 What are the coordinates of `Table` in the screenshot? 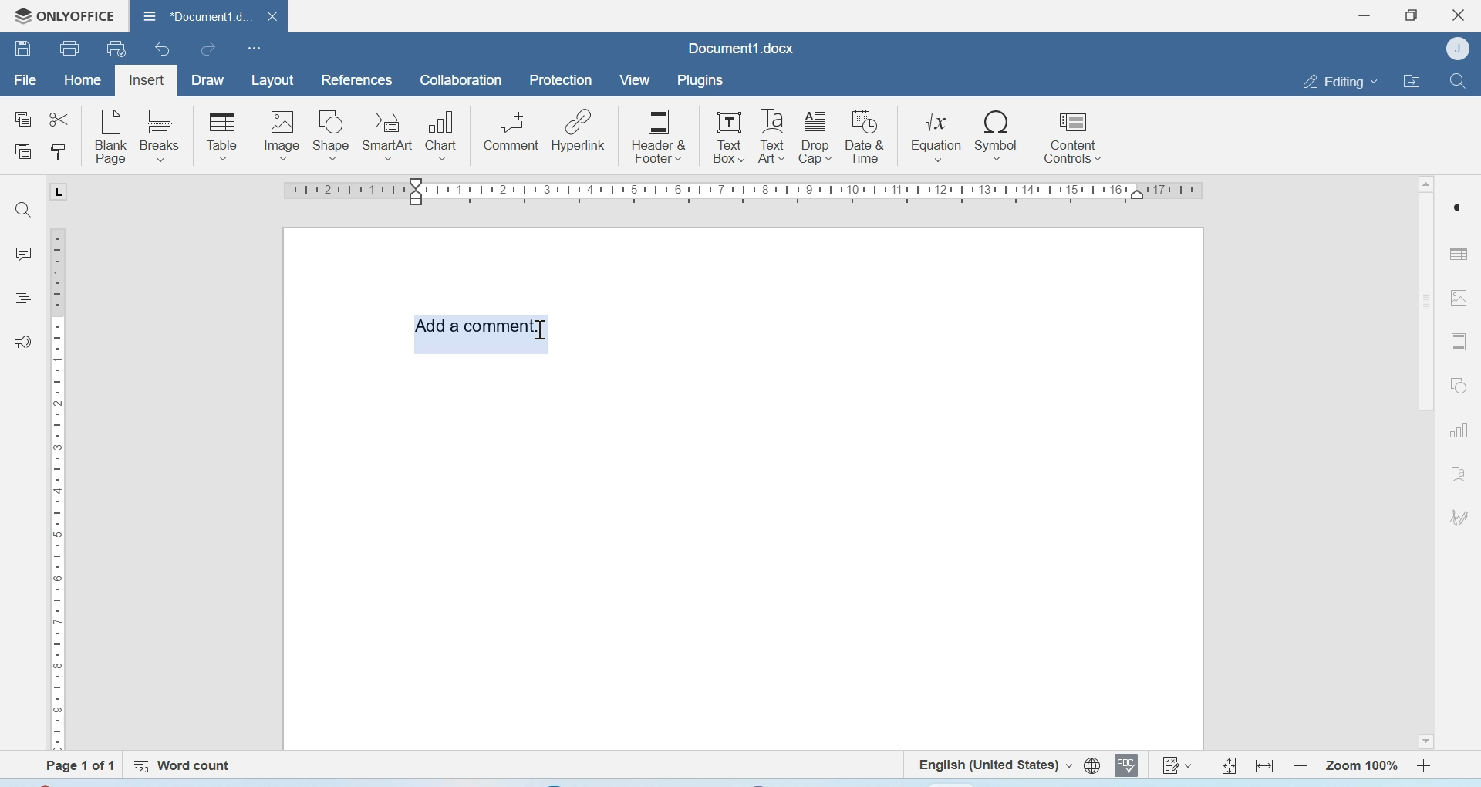 It's located at (1459, 253).